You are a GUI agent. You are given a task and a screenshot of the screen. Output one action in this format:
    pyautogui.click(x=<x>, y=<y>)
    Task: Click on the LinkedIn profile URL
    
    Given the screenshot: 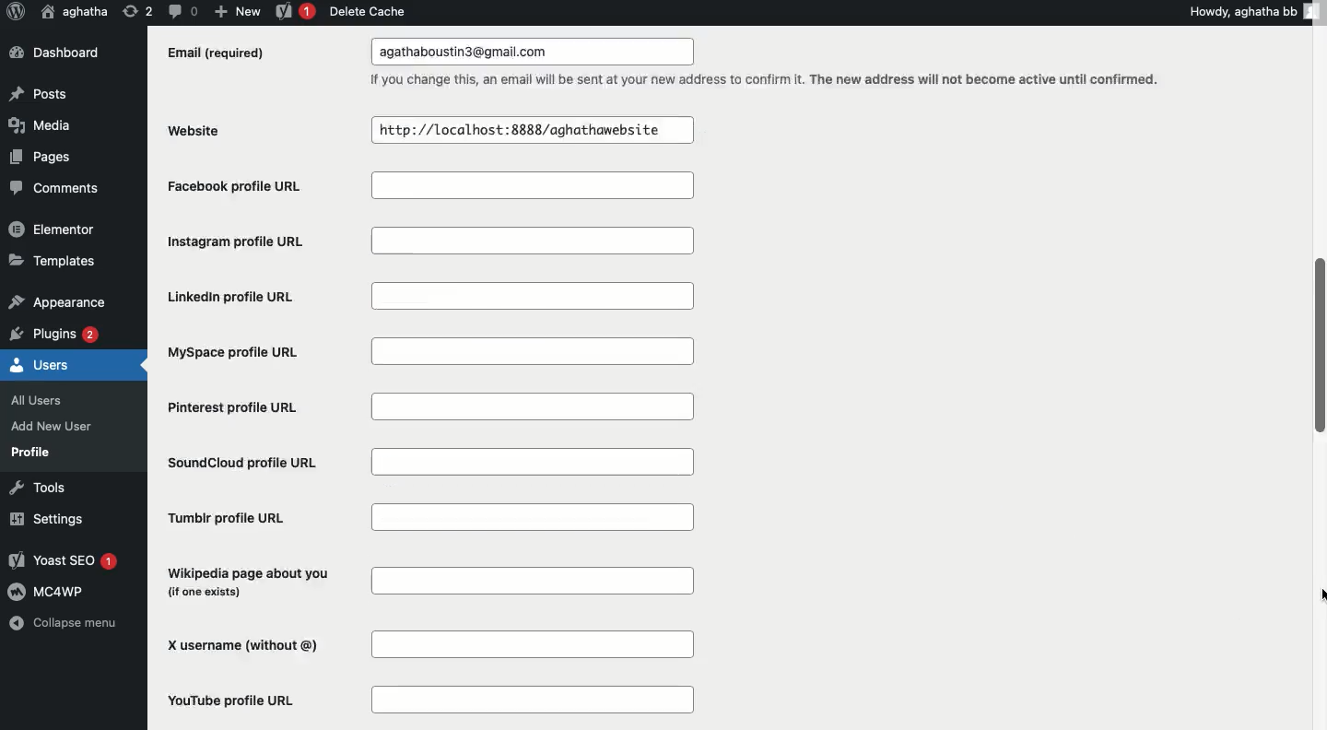 What is the action you would take?
    pyautogui.click(x=430, y=296)
    